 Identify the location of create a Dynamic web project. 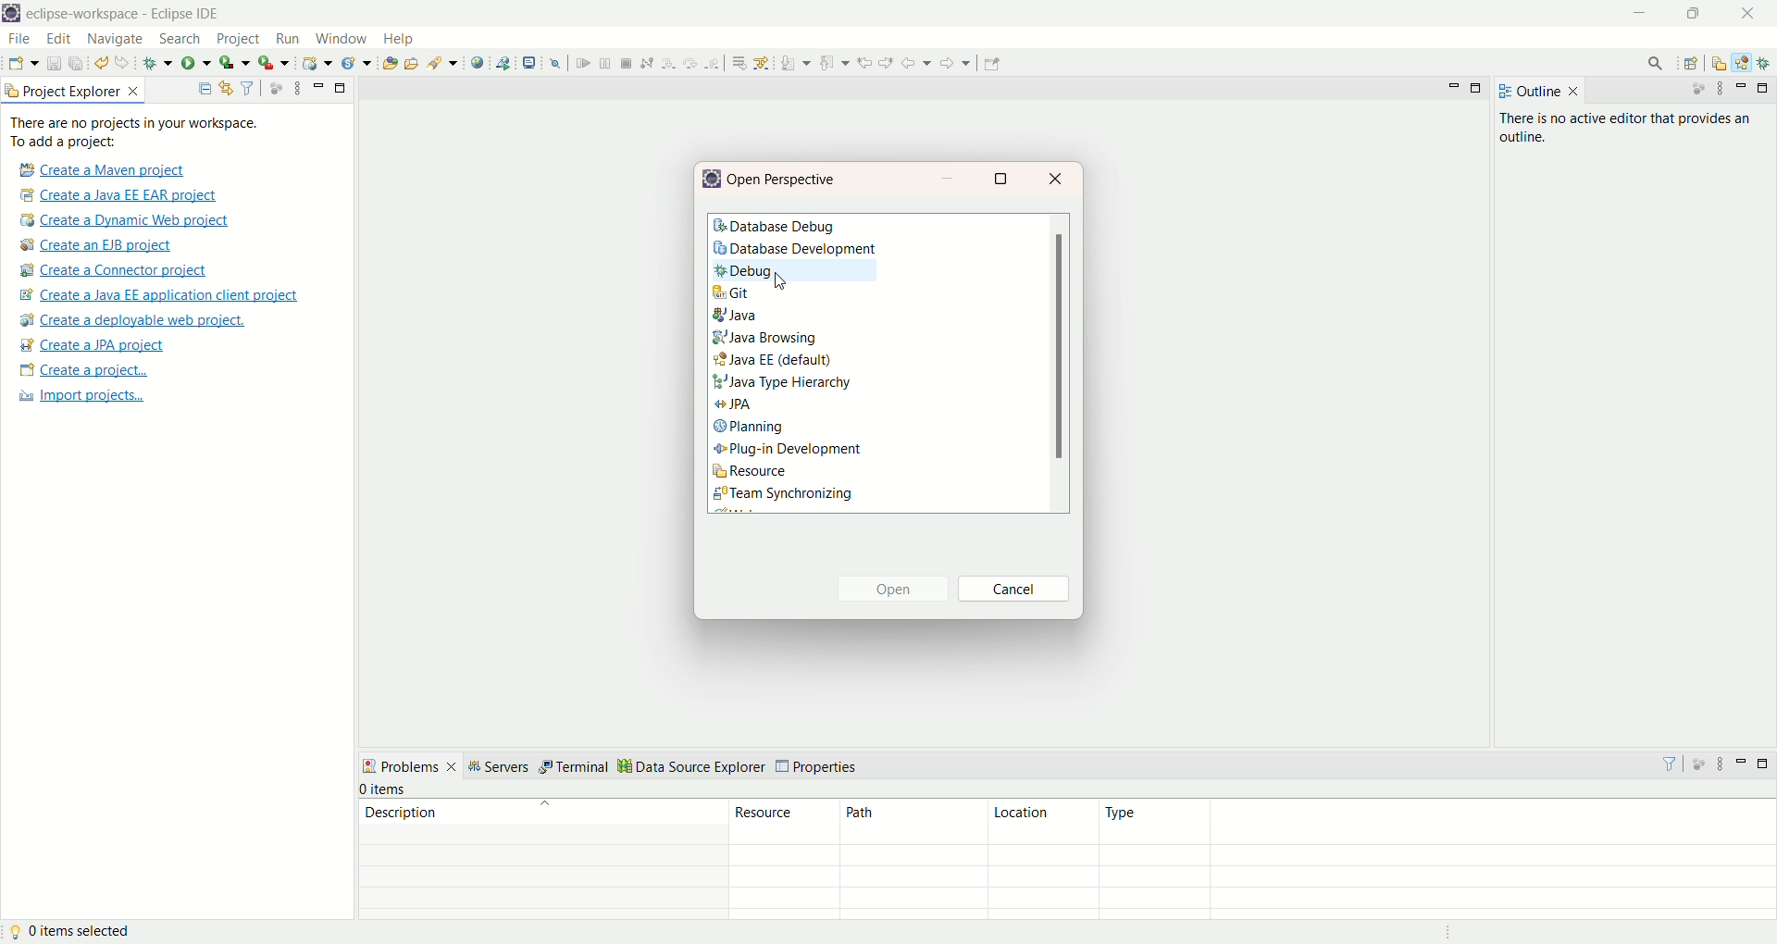
(125, 219).